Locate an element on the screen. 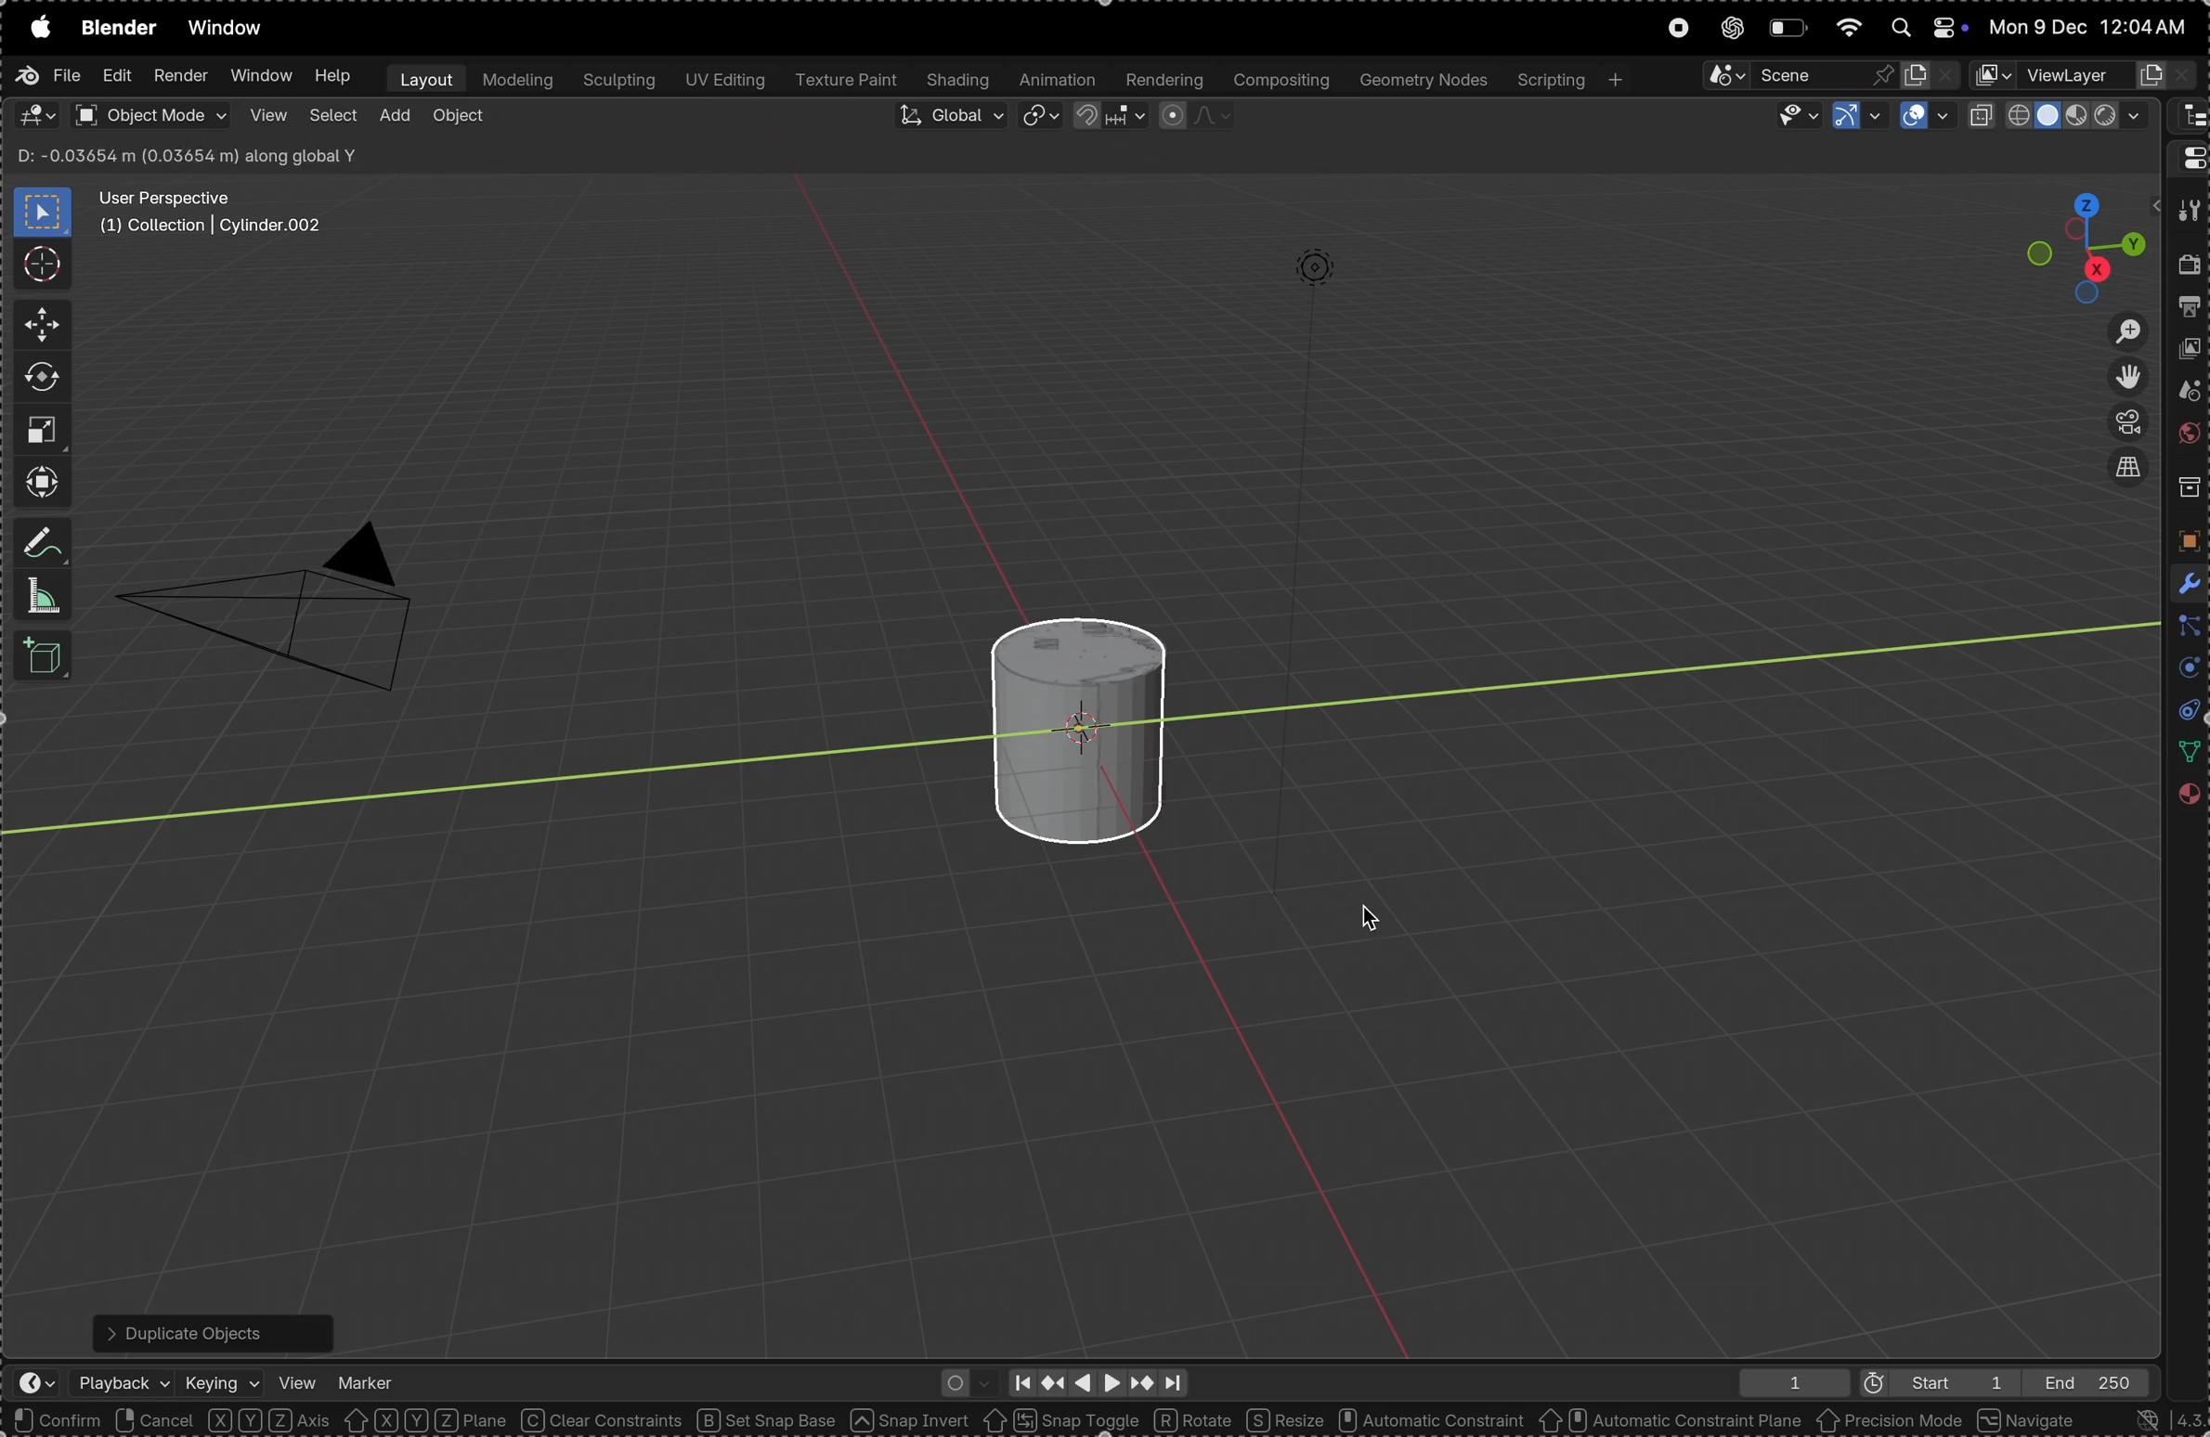  composting is located at coordinates (1280, 80).